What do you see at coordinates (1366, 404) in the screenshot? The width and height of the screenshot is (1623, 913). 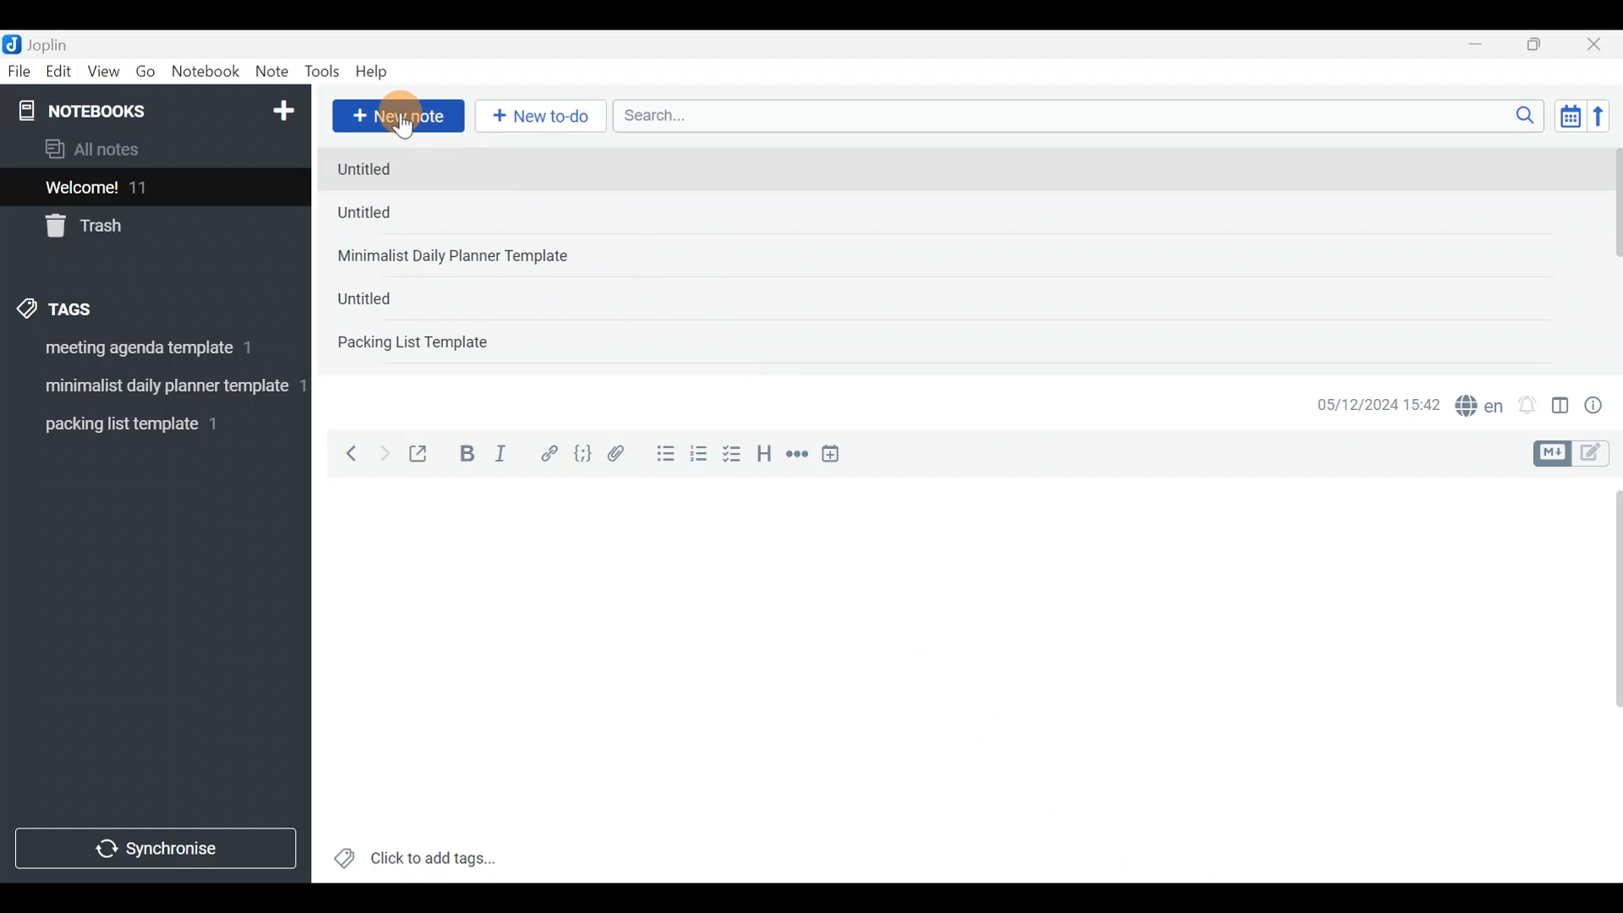 I see `Date & time` at bounding box center [1366, 404].